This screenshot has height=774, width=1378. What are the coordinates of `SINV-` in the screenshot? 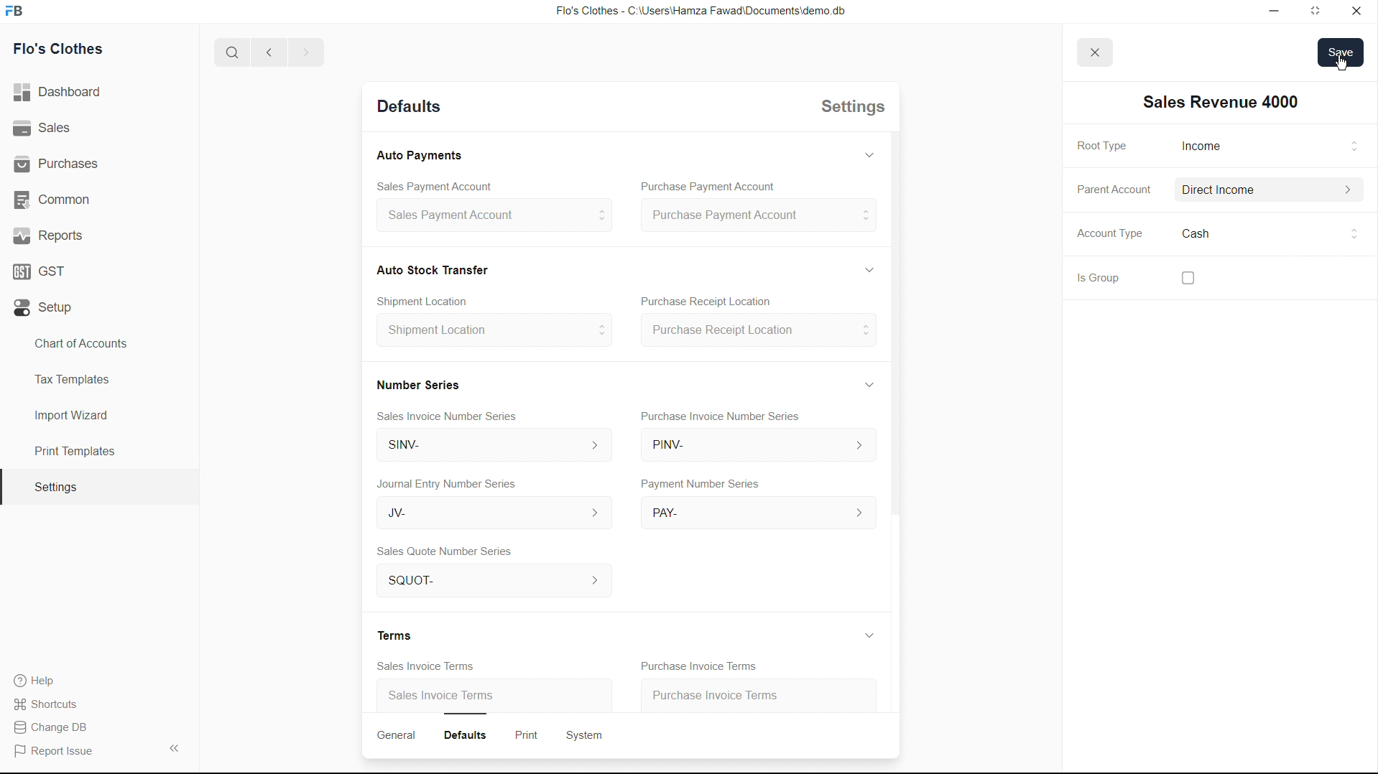 It's located at (487, 447).